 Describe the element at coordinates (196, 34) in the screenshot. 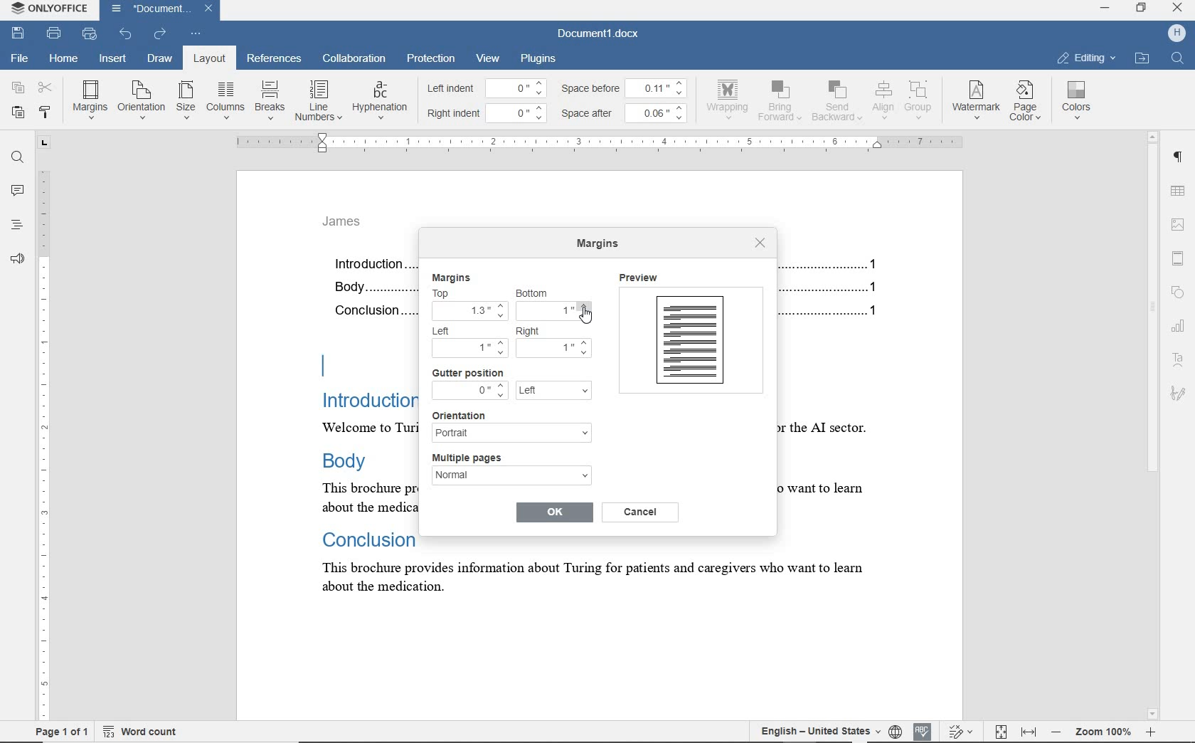

I see `customize quick access ` at that location.